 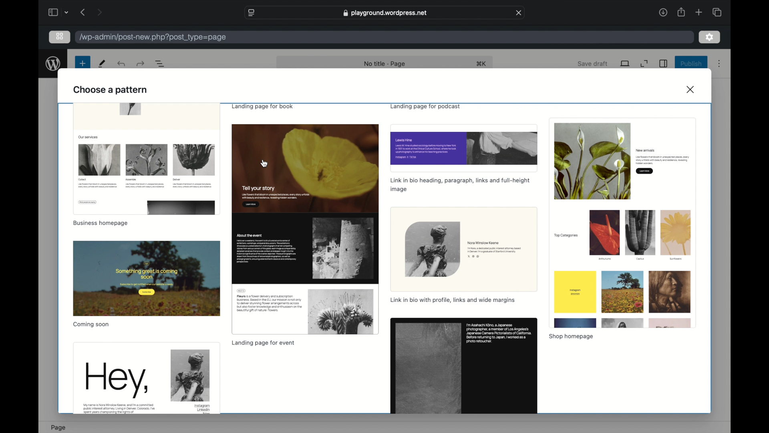 I want to click on grid view, so click(x=60, y=36).